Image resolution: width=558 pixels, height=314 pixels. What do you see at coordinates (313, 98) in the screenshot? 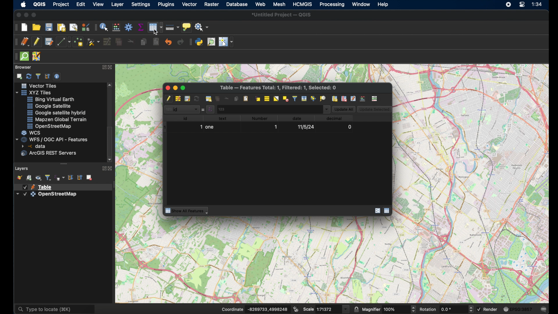
I see `pan map to selection` at bounding box center [313, 98].